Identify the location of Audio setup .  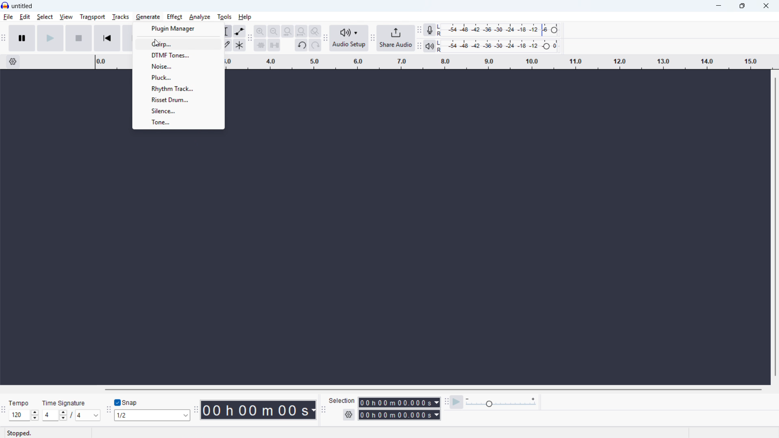
(350, 38).